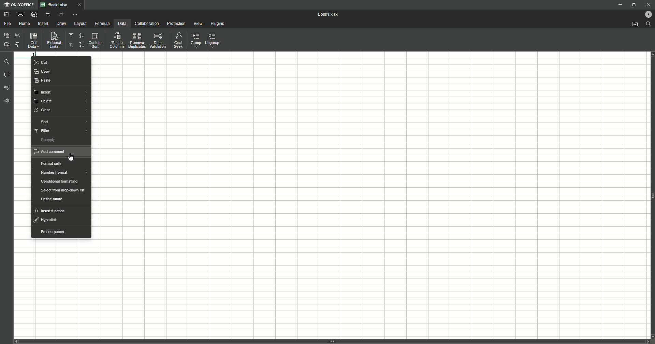 Image resolution: width=655 pixels, height=344 pixels. What do you see at coordinates (59, 183) in the screenshot?
I see `Conditional Formatting` at bounding box center [59, 183].